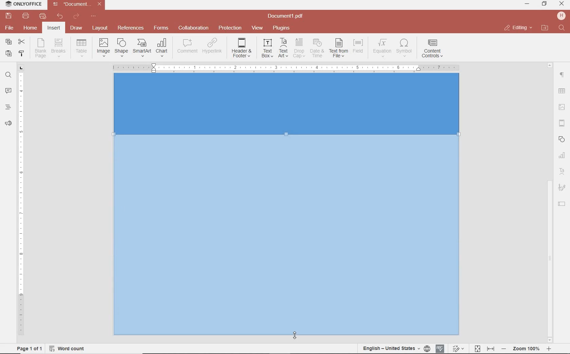 The height and width of the screenshot is (354, 570). Describe the element at coordinates (161, 28) in the screenshot. I see `forms` at that location.